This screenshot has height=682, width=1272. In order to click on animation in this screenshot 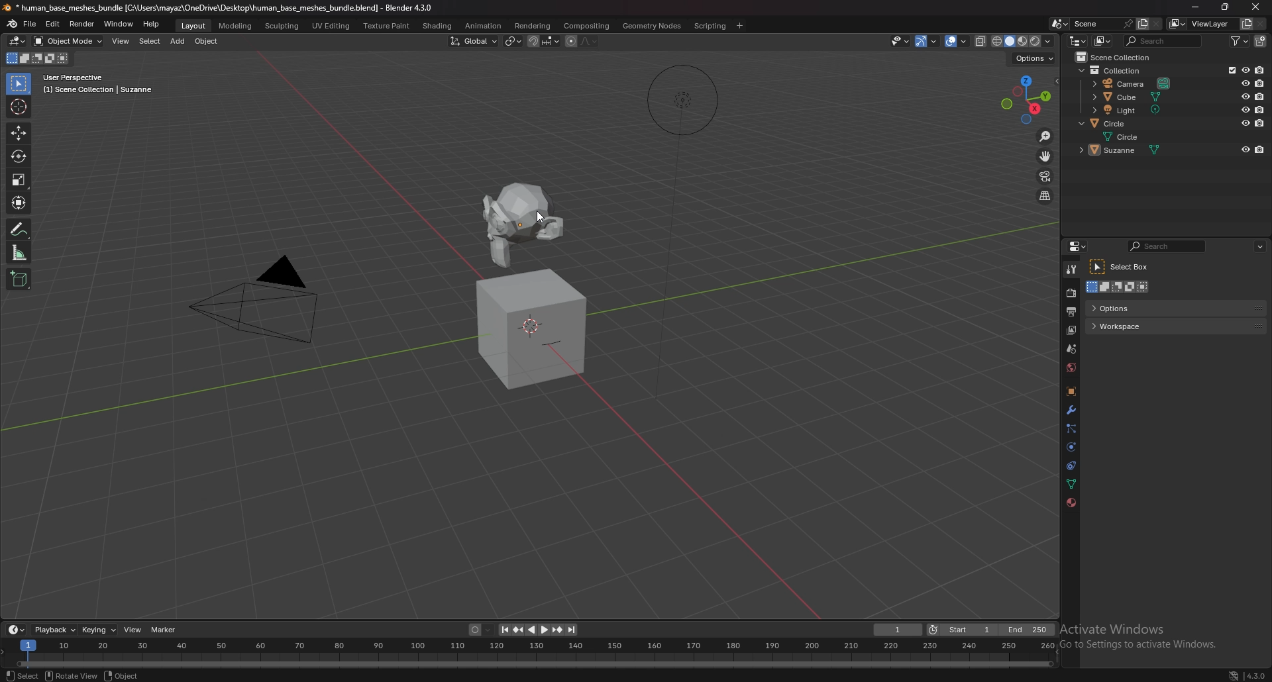, I will do `click(484, 26)`.